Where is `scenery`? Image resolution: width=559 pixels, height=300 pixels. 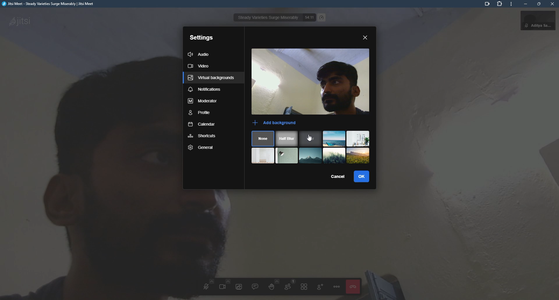
scenery is located at coordinates (334, 155).